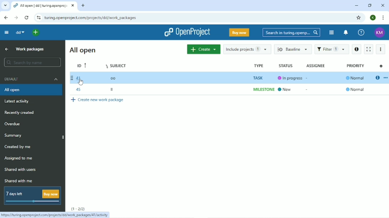 Image resolution: width=389 pixels, height=218 pixels. Describe the element at coordinates (56, 215) in the screenshot. I see `Link` at that location.